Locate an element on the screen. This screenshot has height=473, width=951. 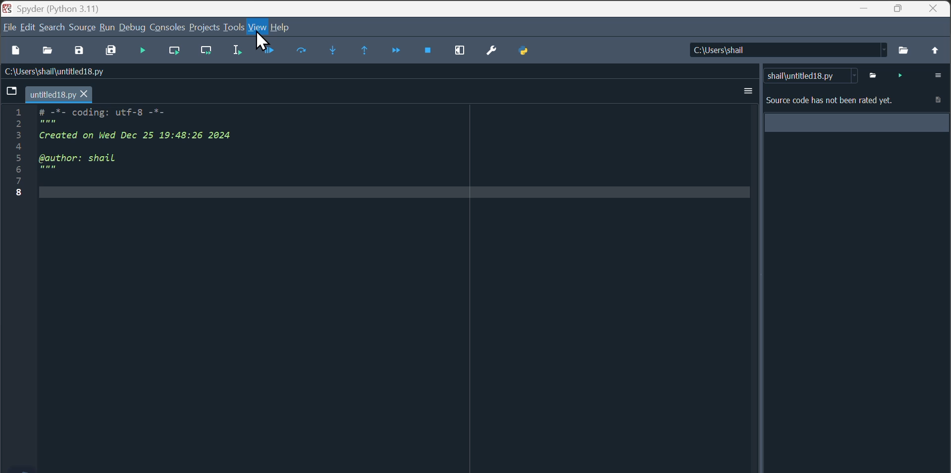
select parent file is located at coordinates (935, 50).